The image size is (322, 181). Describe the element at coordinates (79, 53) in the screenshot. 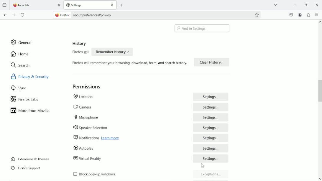

I see `firefox will` at that location.